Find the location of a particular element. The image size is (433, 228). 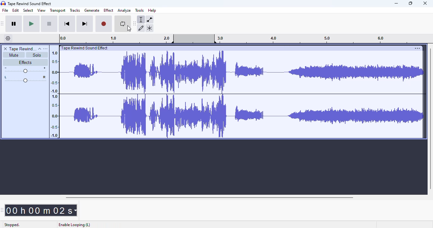

settings is located at coordinates (417, 48).